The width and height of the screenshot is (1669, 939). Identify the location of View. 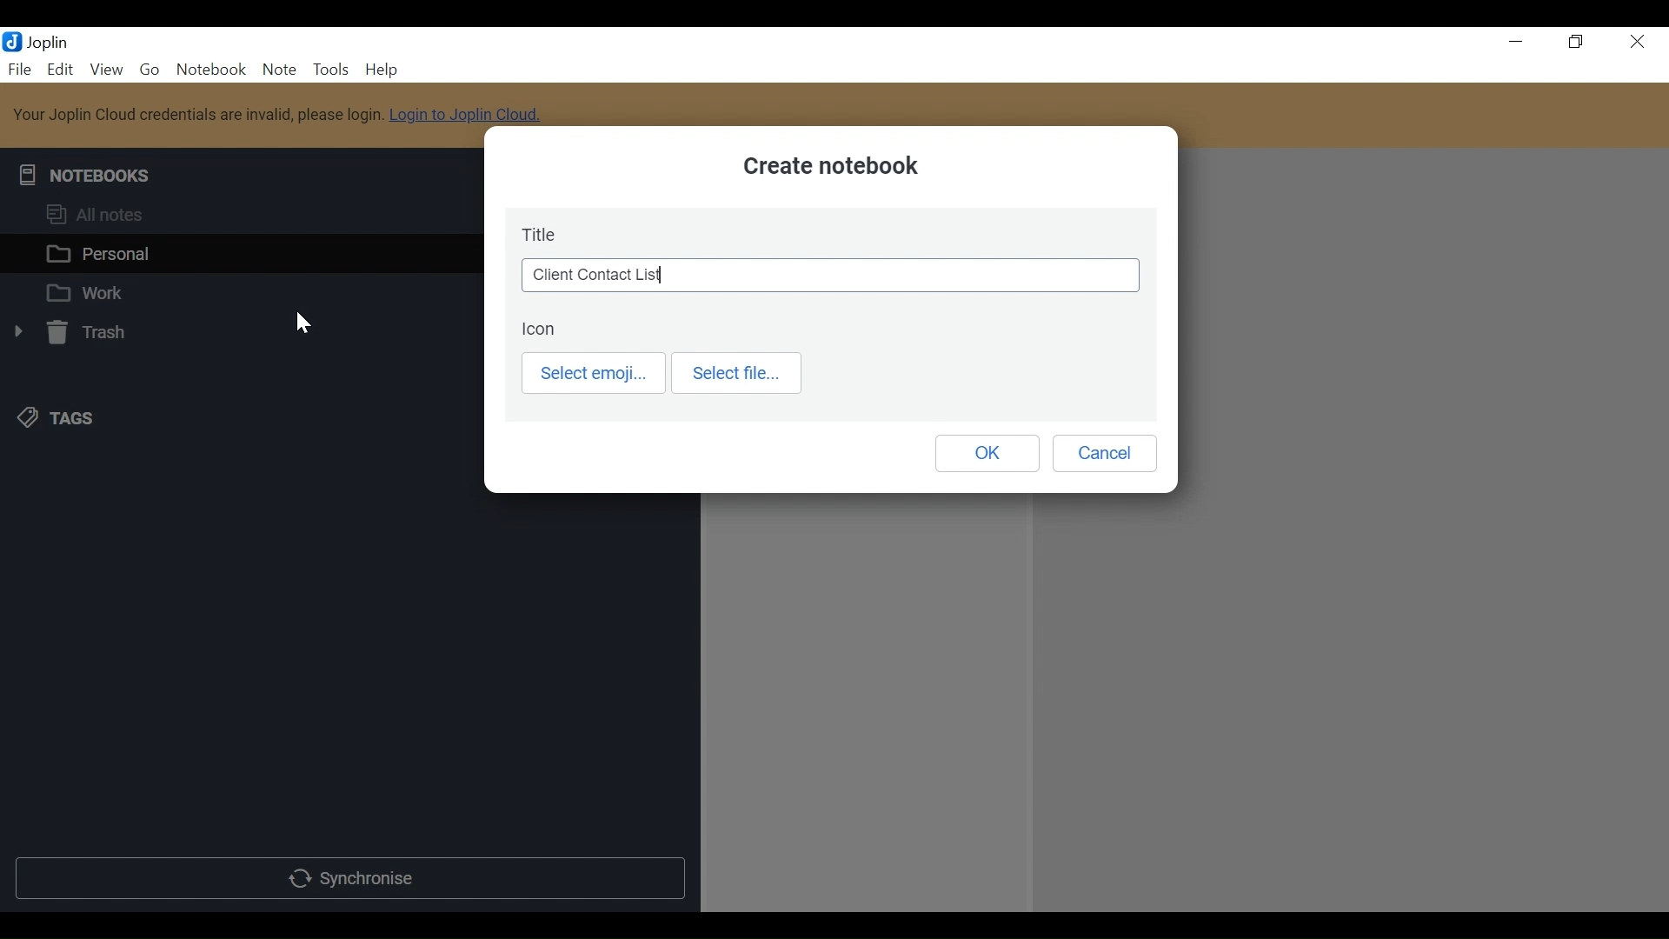
(107, 70).